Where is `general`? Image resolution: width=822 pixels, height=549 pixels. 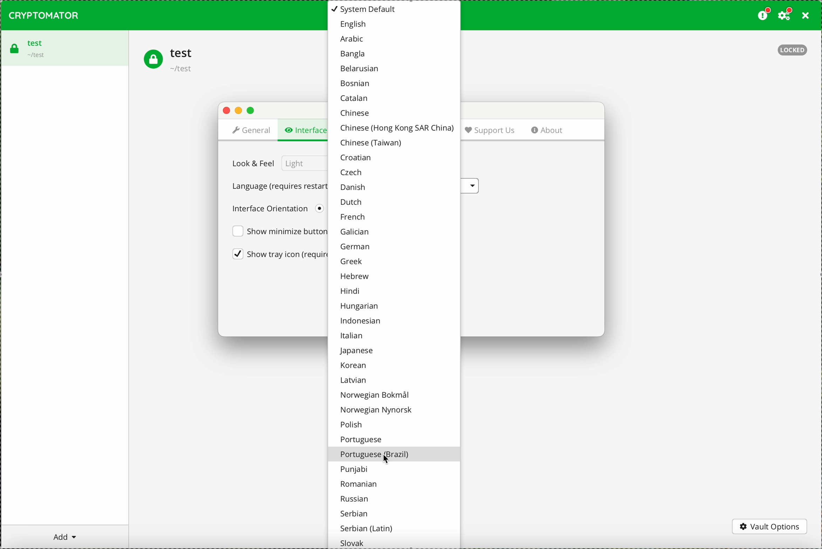
general is located at coordinates (253, 130).